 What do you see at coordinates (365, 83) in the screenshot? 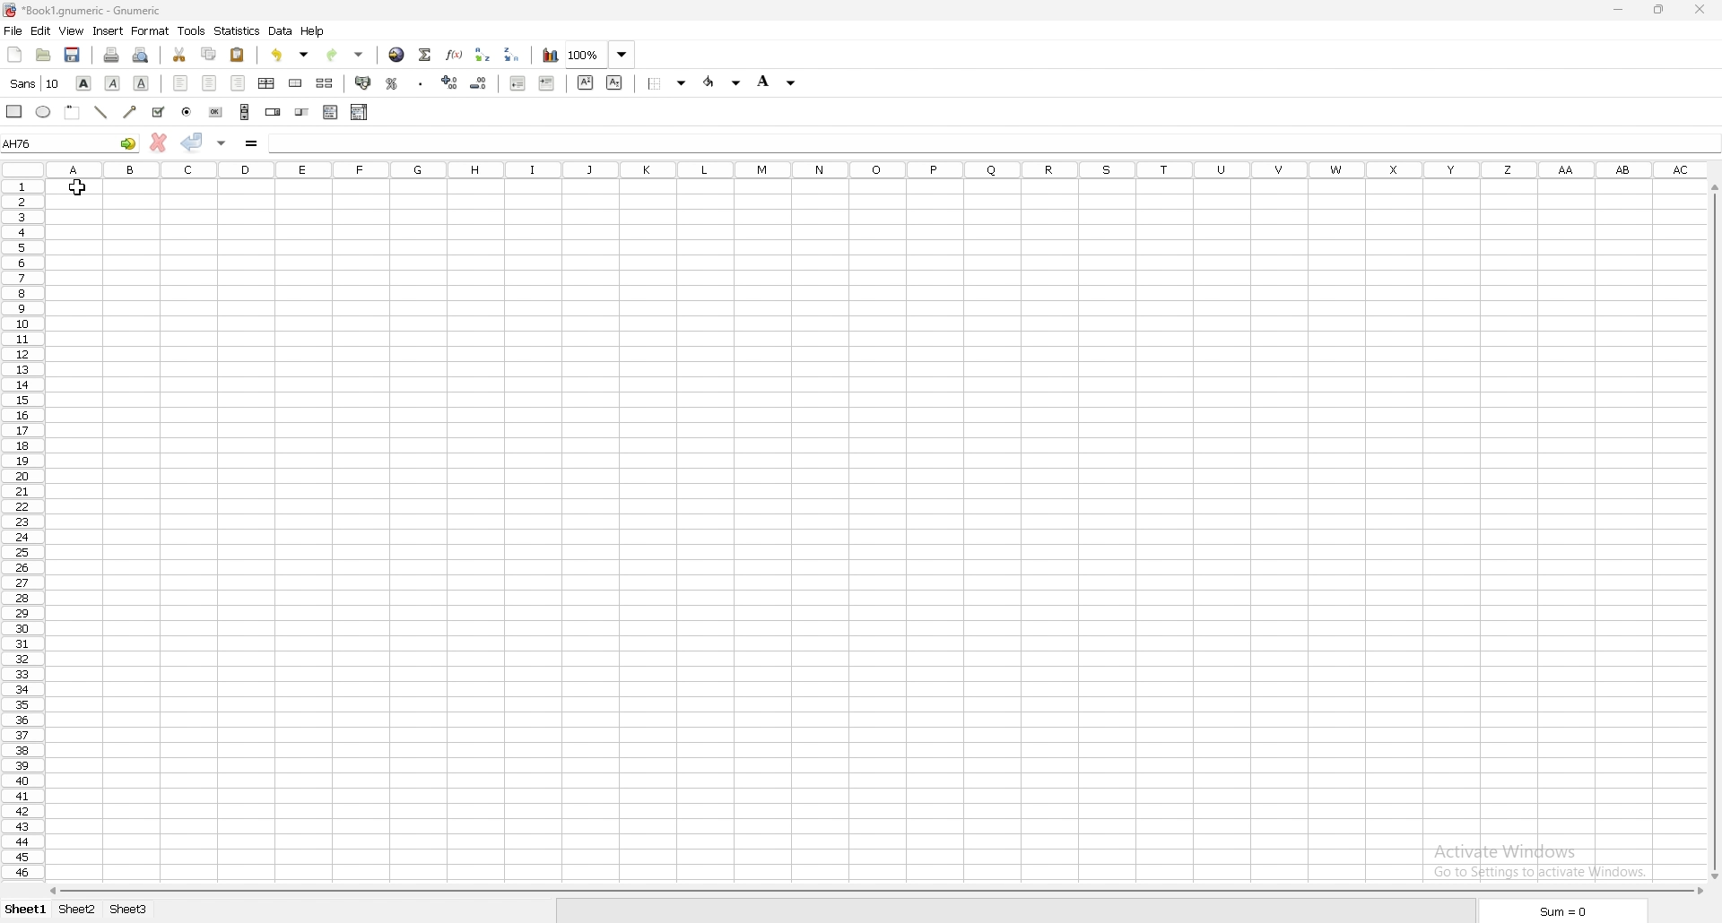
I see `accounting` at bounding box center [365, 83].